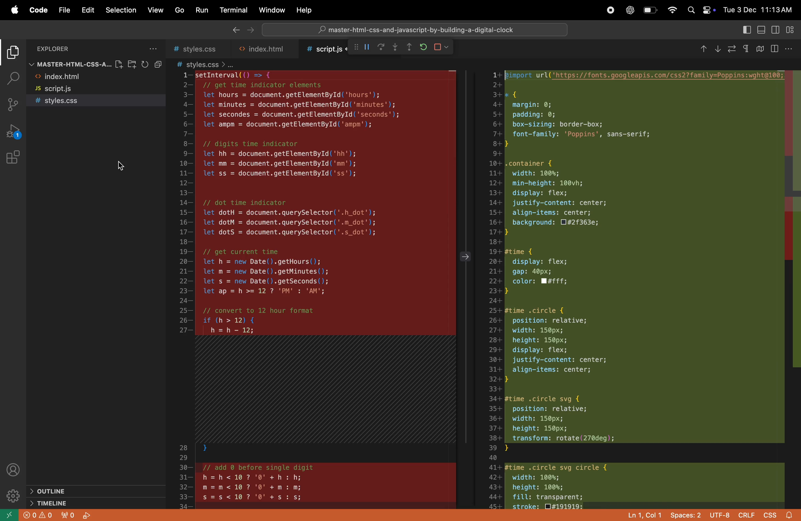 This screenshot has width=801, height=521. Describe the element at coordinates (35, 515) in the screenshot. I see `error` at that location.